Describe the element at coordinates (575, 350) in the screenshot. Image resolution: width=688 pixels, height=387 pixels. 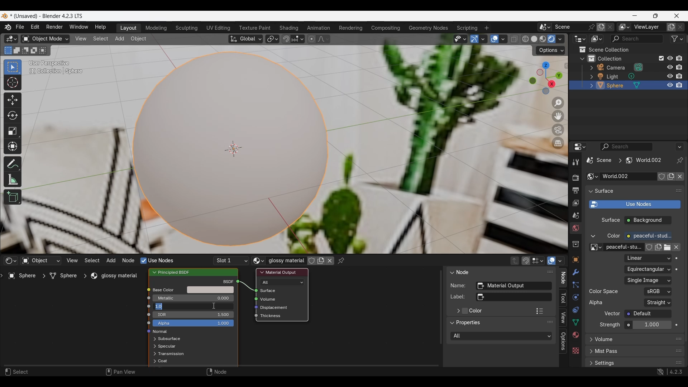
I see `Texture properties` at that location.